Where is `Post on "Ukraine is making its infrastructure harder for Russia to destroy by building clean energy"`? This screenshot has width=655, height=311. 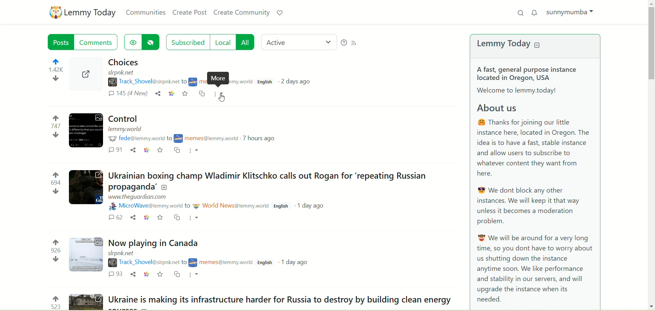
Post on "Ukraine is making its infrastructure harder for Russia to destroy by building clean energy" is located at coordinates (280, 300).